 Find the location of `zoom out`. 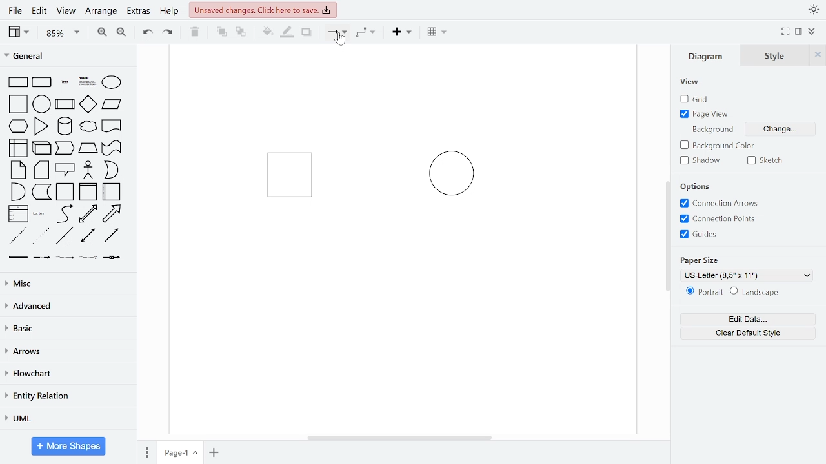

zoom out is located at coordinates (121, 32).